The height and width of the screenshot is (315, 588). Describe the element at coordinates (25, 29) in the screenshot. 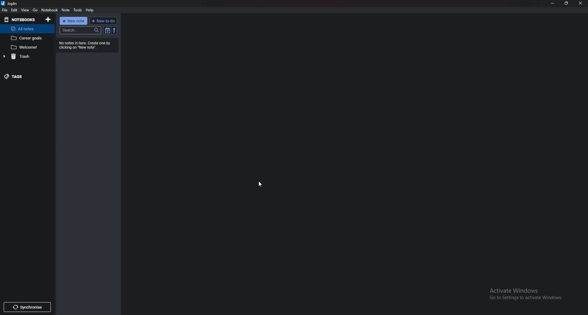

I see `all notes` at that location.